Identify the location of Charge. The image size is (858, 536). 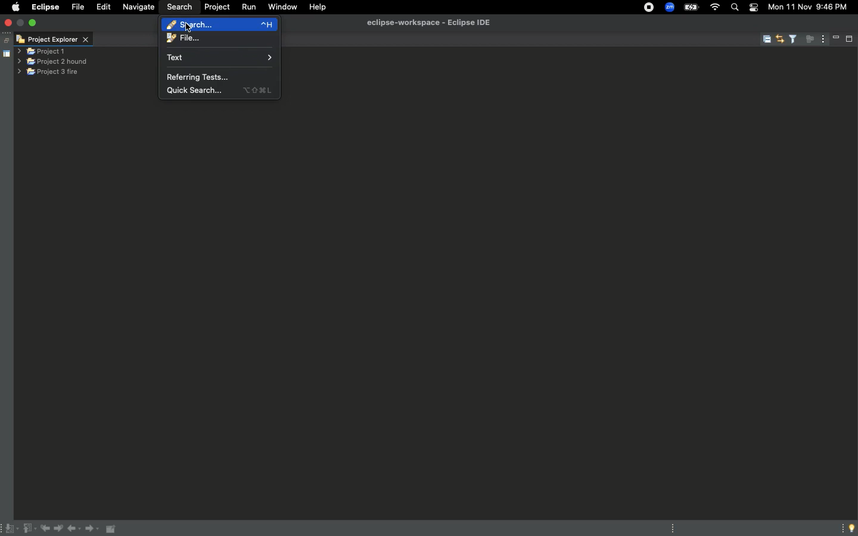
(691, 7).